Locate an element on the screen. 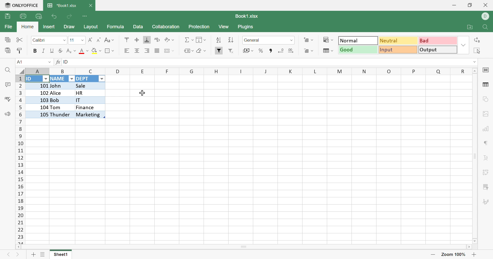 The width and height of the screenshot is (493, 259). Copy is located at coordinates (8, 40).